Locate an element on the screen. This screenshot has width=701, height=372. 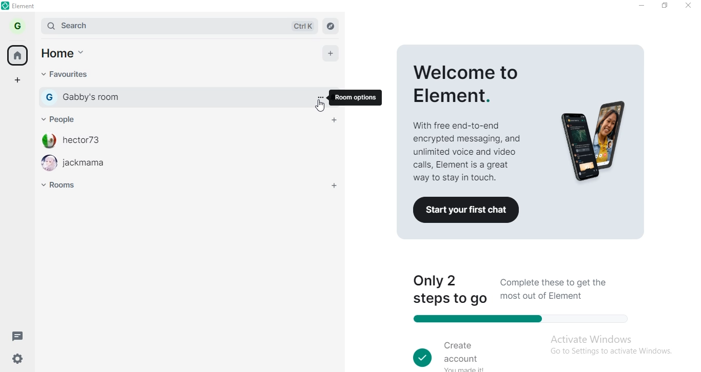
add space is located at coordinates (20, 82).